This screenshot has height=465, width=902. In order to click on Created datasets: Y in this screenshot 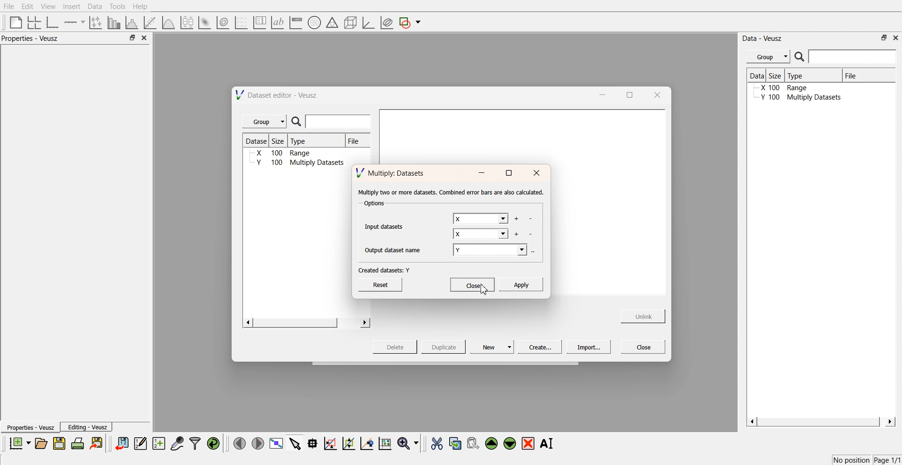, I will do `click(384, 270)`.